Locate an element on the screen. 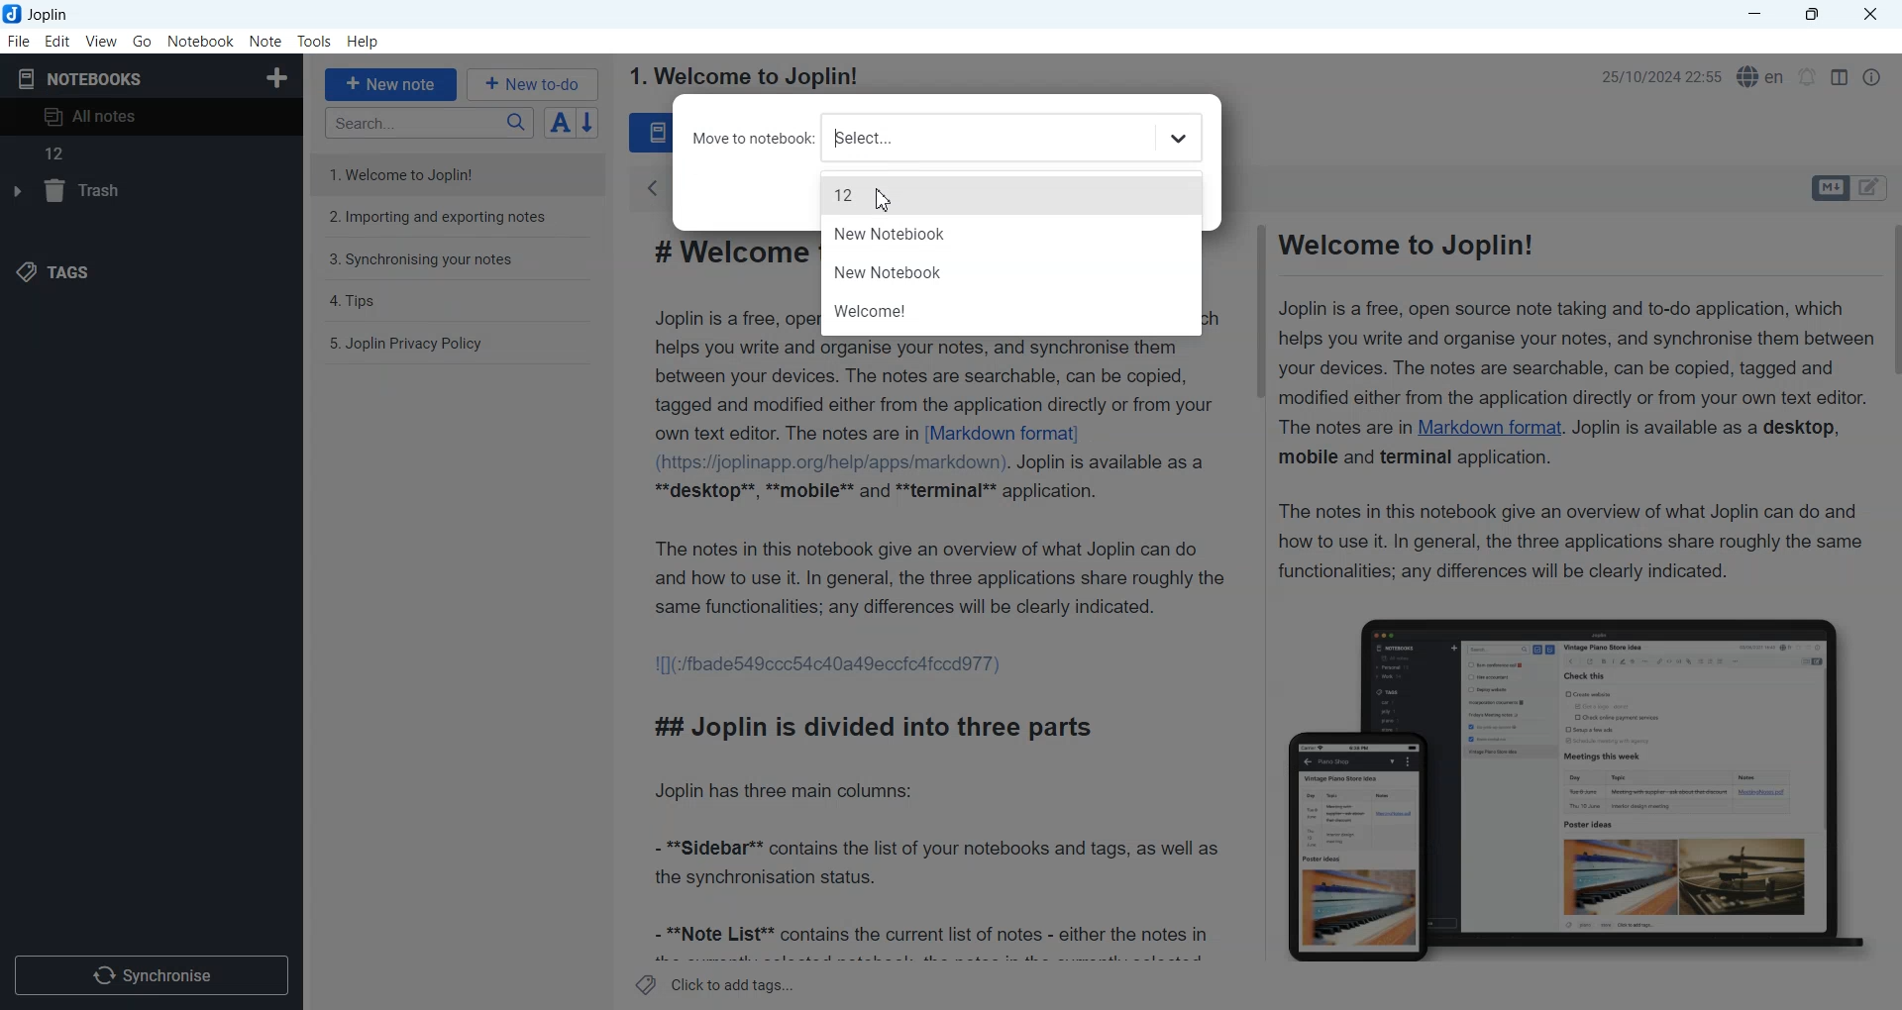 Image resolution: width=1902 pixels, height=1010 pixels. Minimize is located at coordinates (1754, 15).